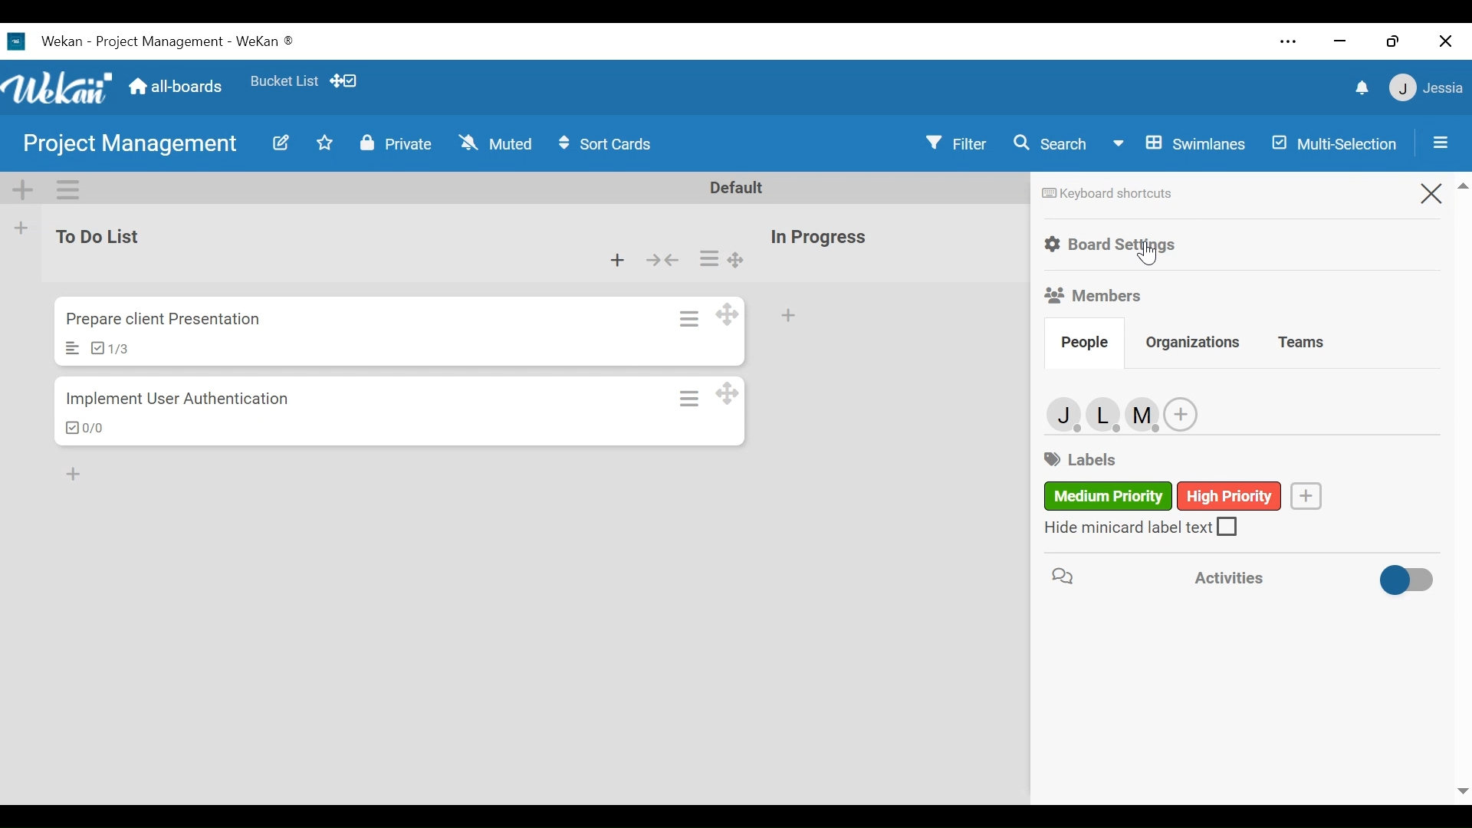  I want to click on Default, so click(738, 189).